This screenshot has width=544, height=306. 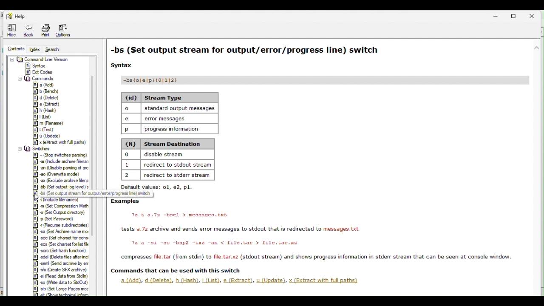 What do you see at coordinates (11, 60) in the screenshot?
I see `collapse` at bounding box center [11, 60].